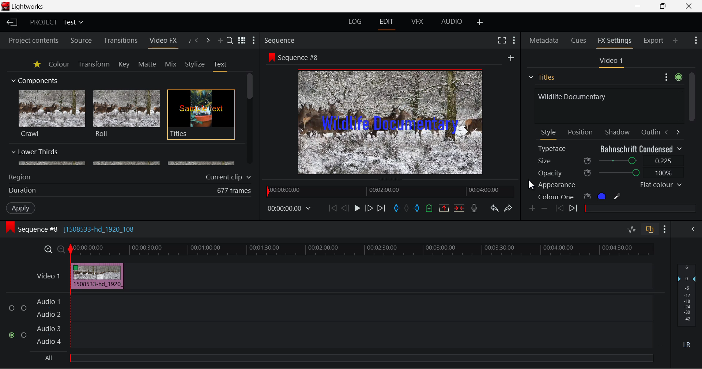  Describe the element at coordinates (549, 134) in the screenshot. I see `Style Tab Open` at that location.